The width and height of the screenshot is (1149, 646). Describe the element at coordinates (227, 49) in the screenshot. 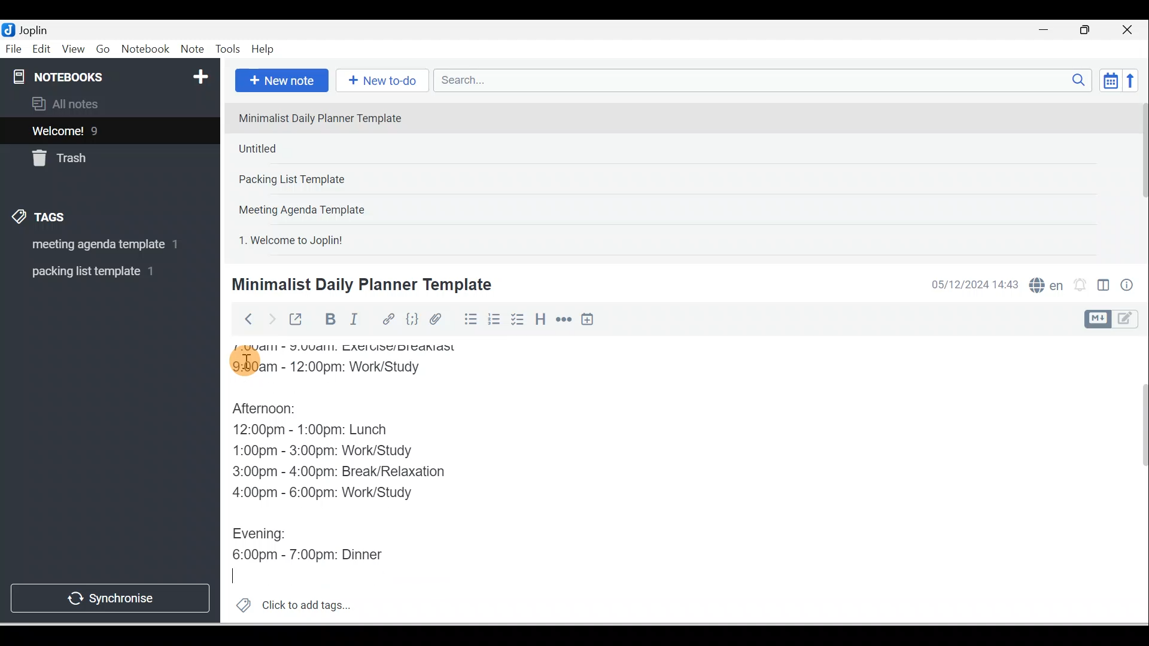

I see `Tools` at that location.